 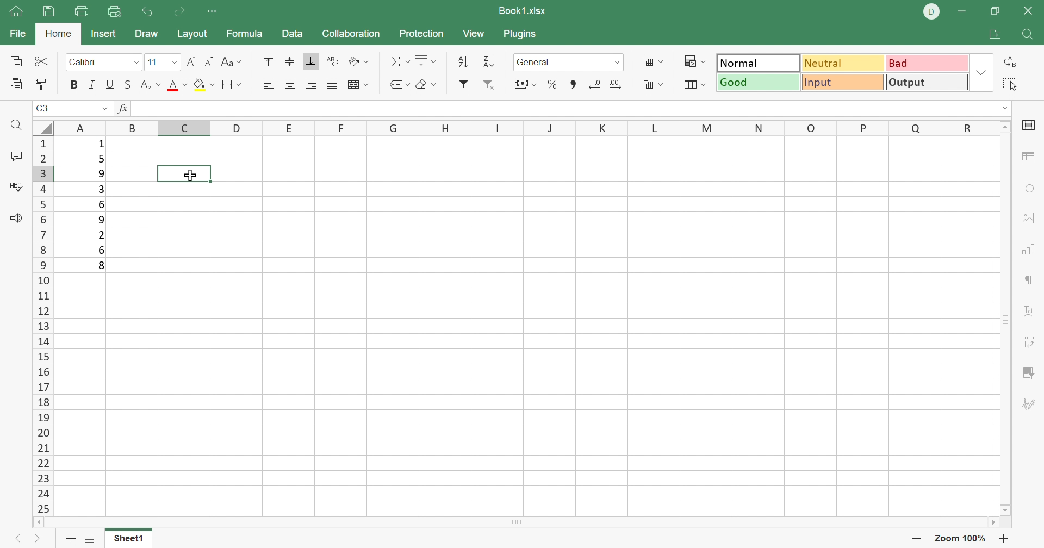 What do you see at coordinates (41, 521) in the screenshot?
I see `Scroll Left` at bounding box center [41, 521].